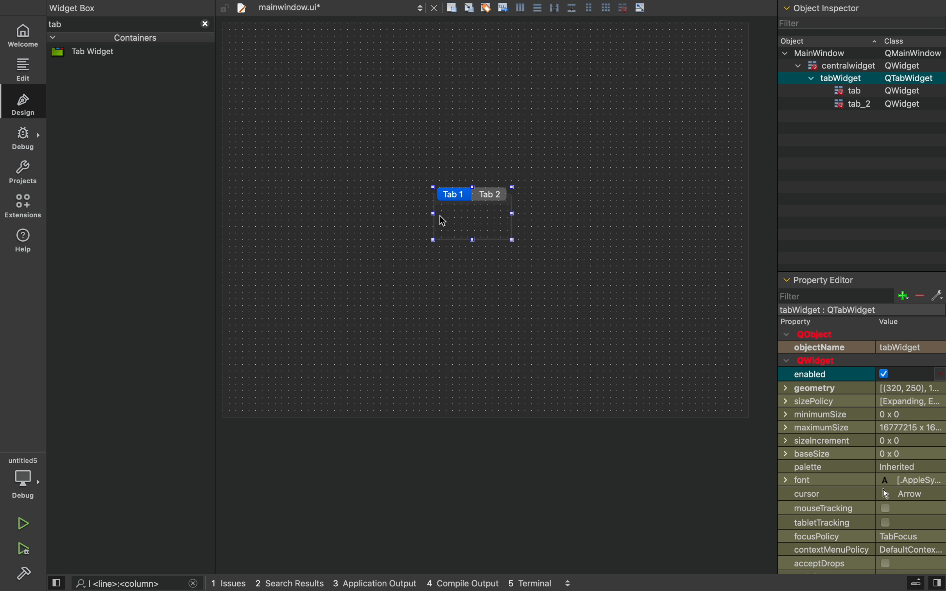  What do you see at coordinates (193, 584) in the screenshot?
I see `close` at bounding box center [193, 584].